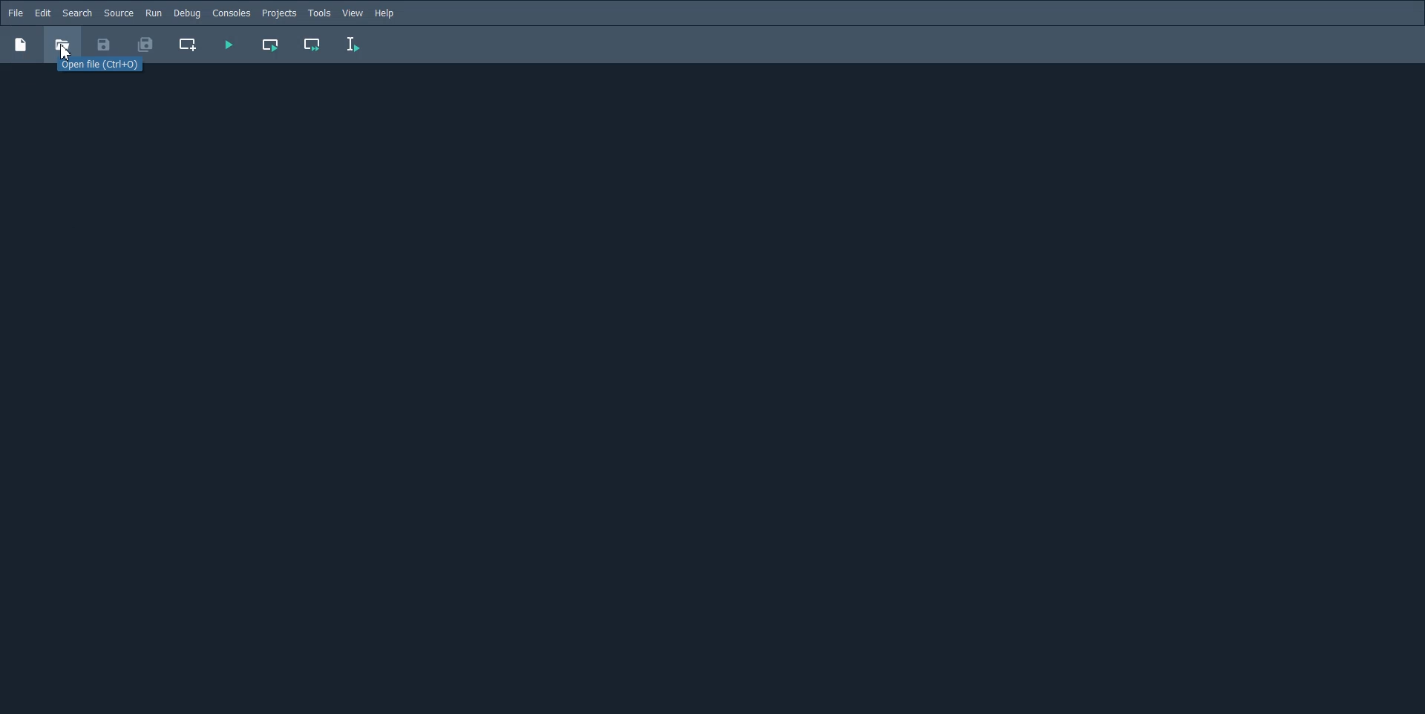  What do you see at coordinates (313, 45) in the screenshot?
I see `Run Current cell and go to next cell` at bounding box center [313, 45].